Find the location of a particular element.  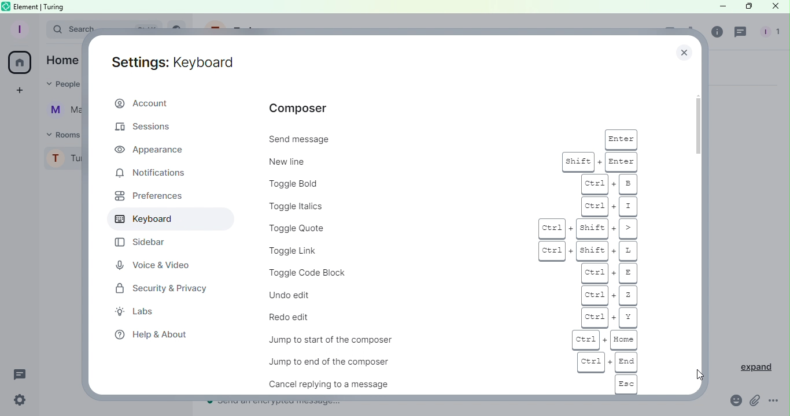

Composer is located at coordinates (401, 110).